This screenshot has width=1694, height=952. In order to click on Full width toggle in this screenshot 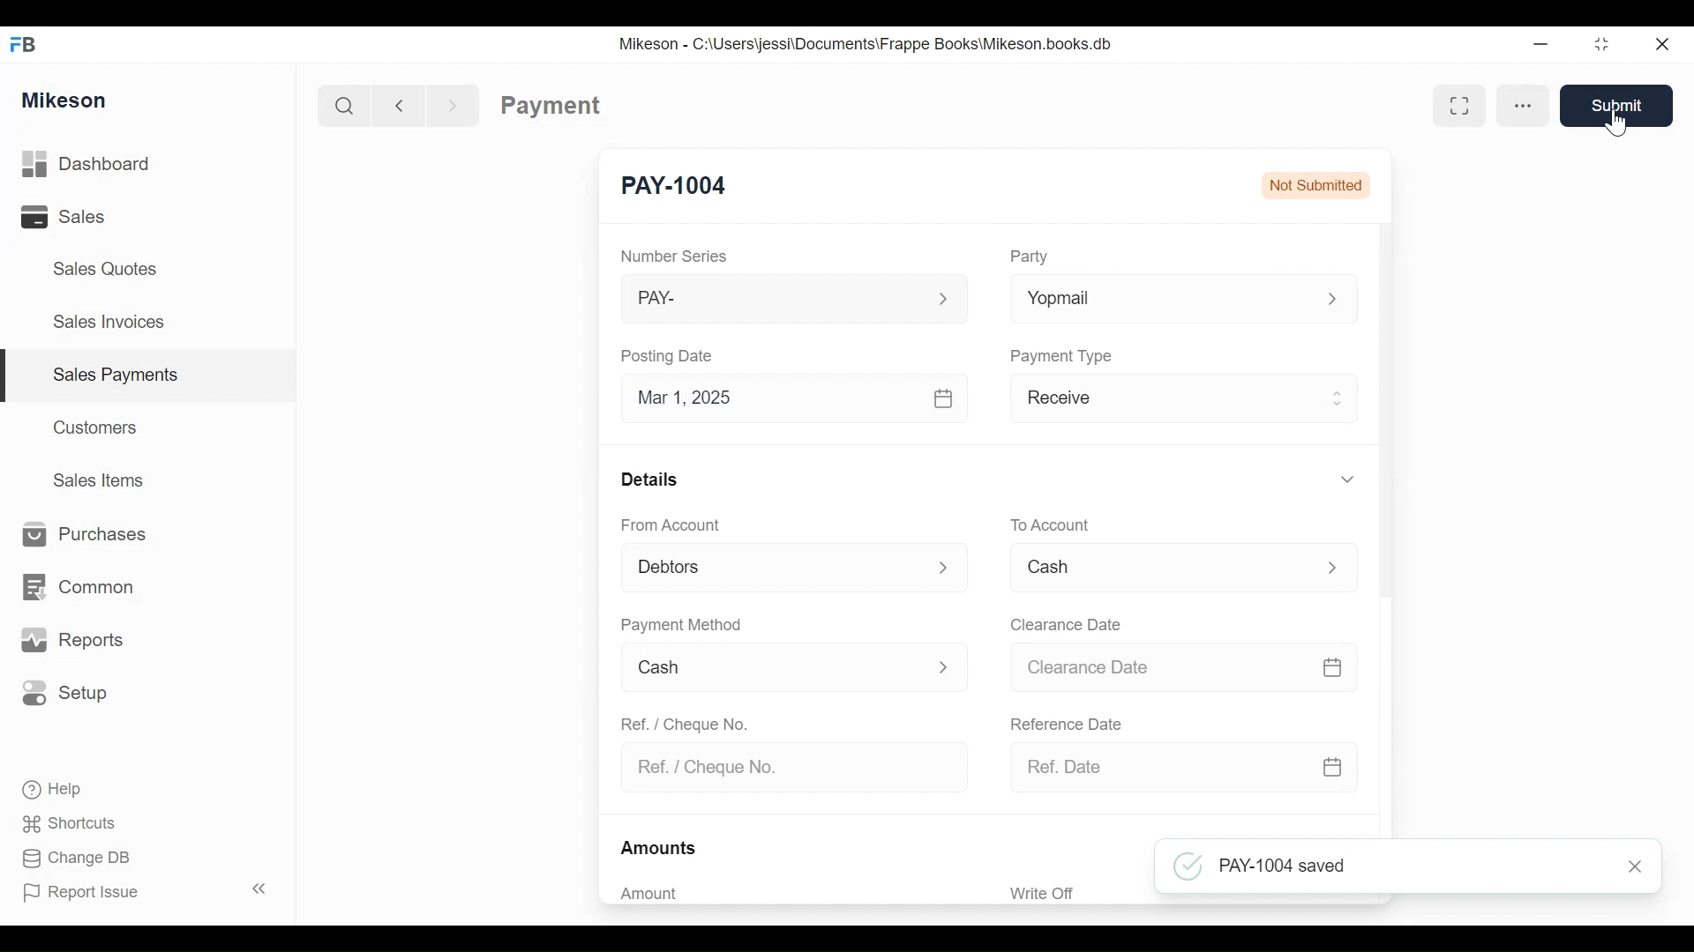, I will do `click(1455, 107)`.